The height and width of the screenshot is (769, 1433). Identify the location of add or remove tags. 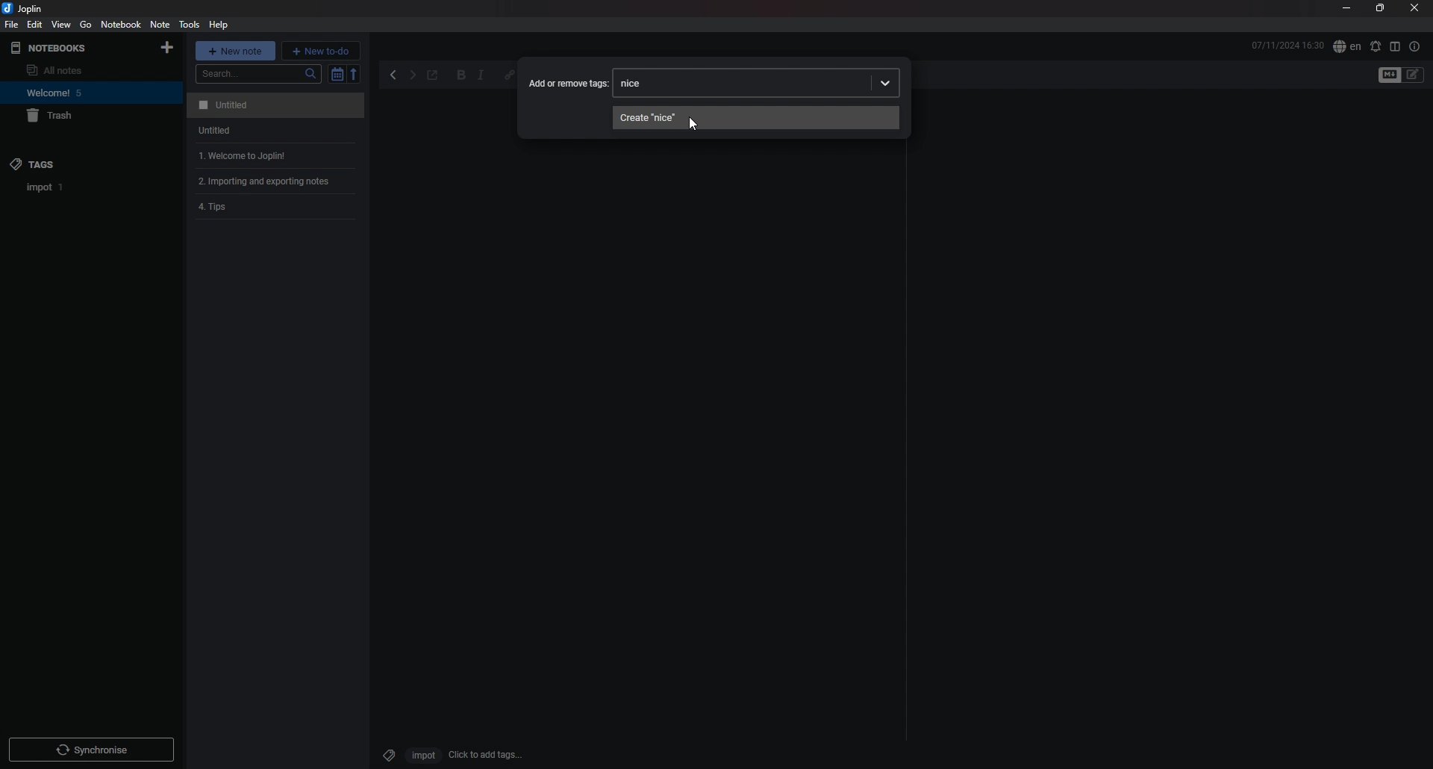
(569, 82).